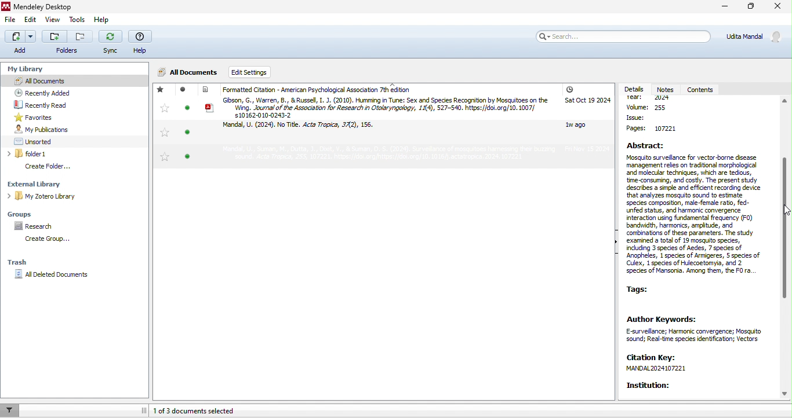 This screenshot has width=792, height=418. I want to click on institution, so click(661, 386).